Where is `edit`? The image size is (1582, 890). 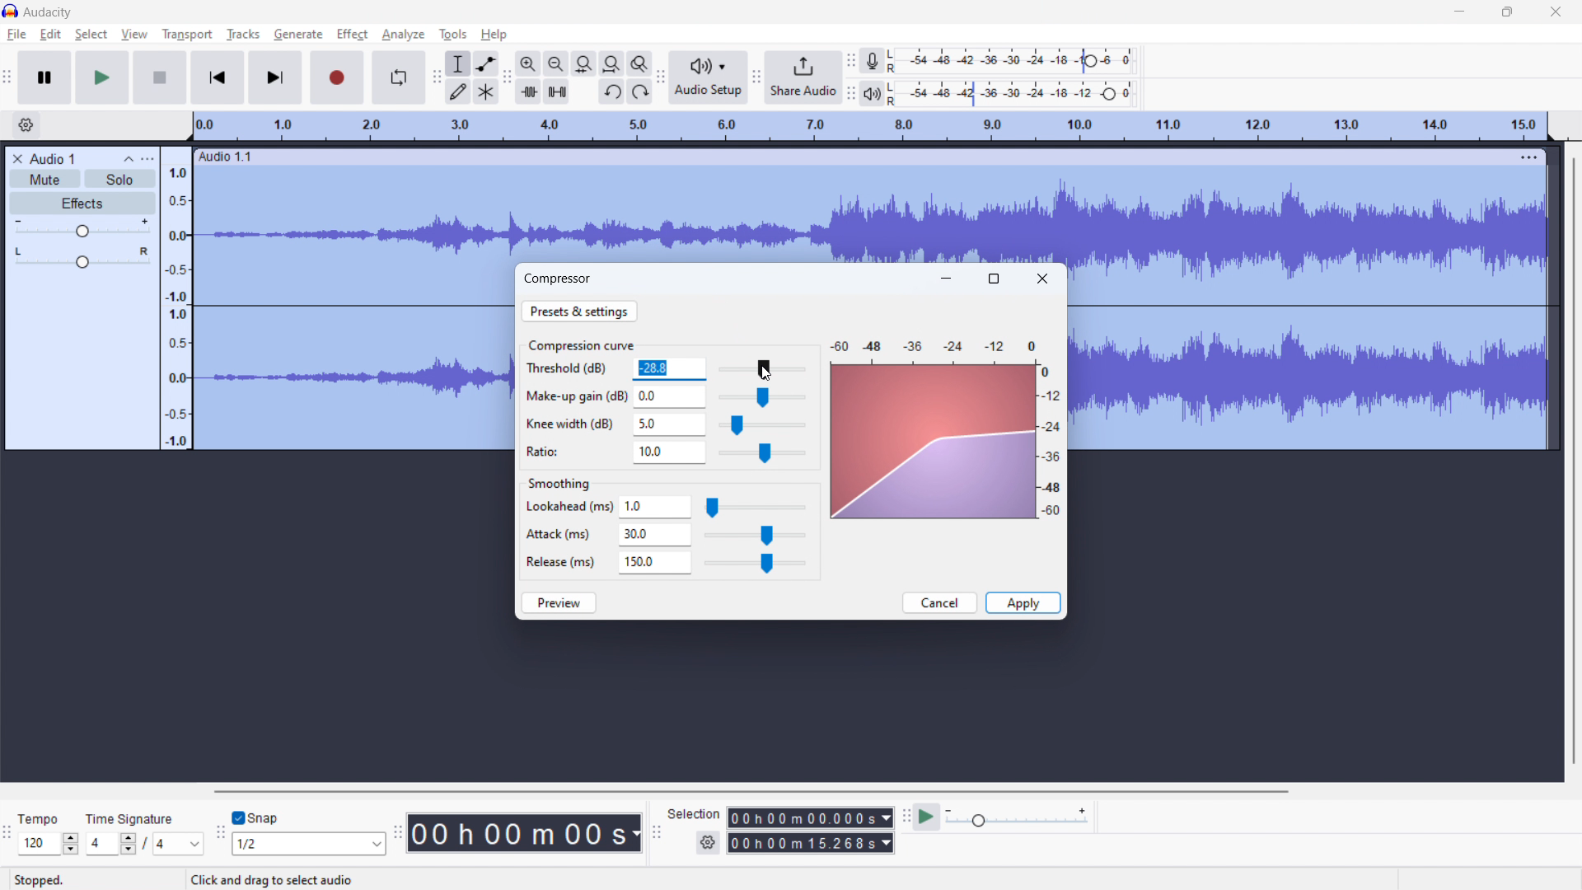 edit is located at coordinates (51, 34).